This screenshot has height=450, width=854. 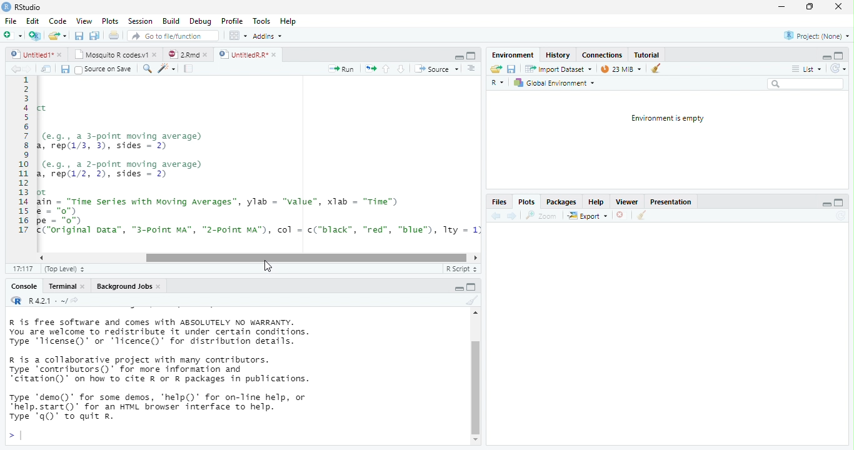 What do you see at coordinates (474, 258) in the screenshot?
I see `scrollbar right` at bounding box center [474, 258].